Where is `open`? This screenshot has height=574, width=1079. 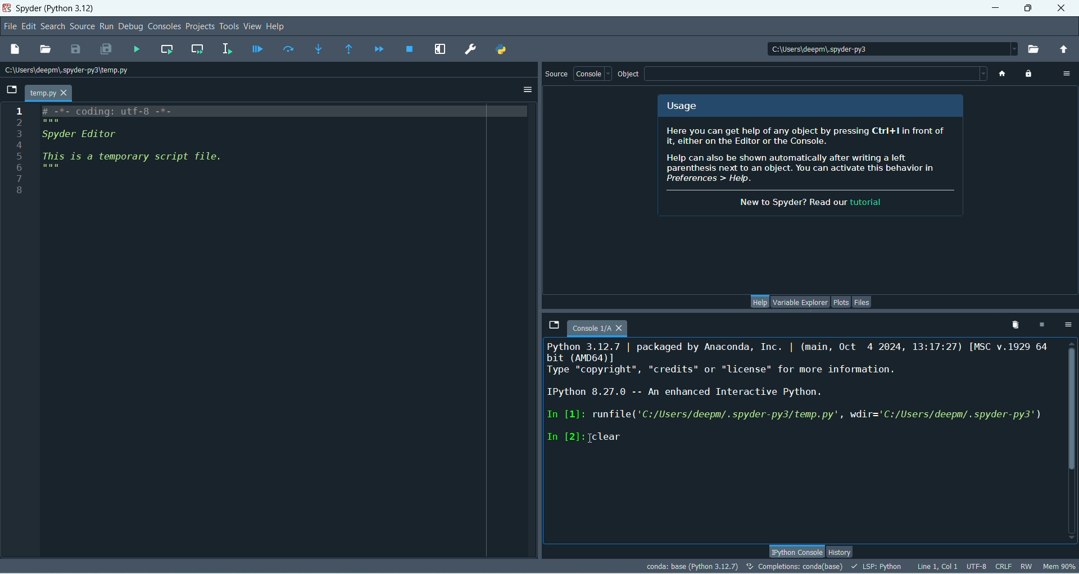
open is located at coordinates (45, 49).